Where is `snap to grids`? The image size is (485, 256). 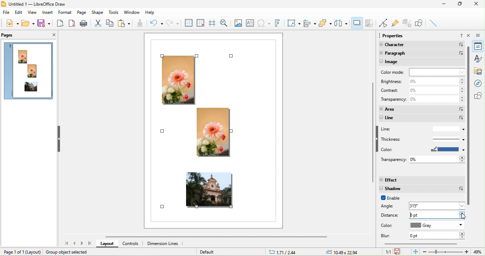
snap to grids is located at coordinates (201, 22).